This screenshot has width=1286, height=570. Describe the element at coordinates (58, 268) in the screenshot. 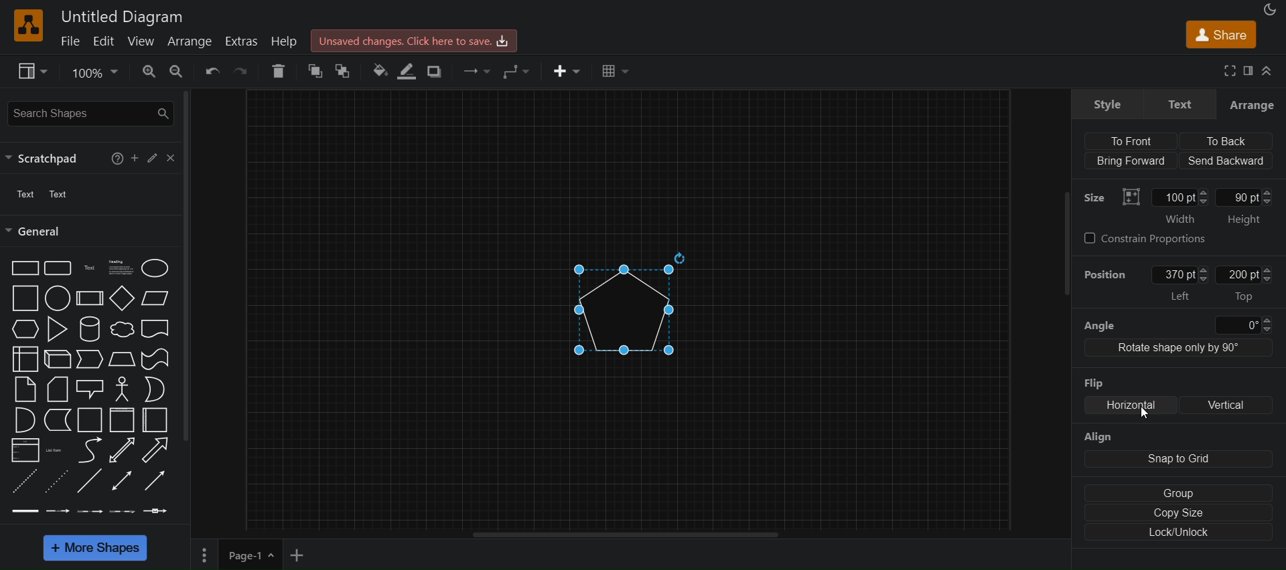

I see `Rounded rectangle` at that location.